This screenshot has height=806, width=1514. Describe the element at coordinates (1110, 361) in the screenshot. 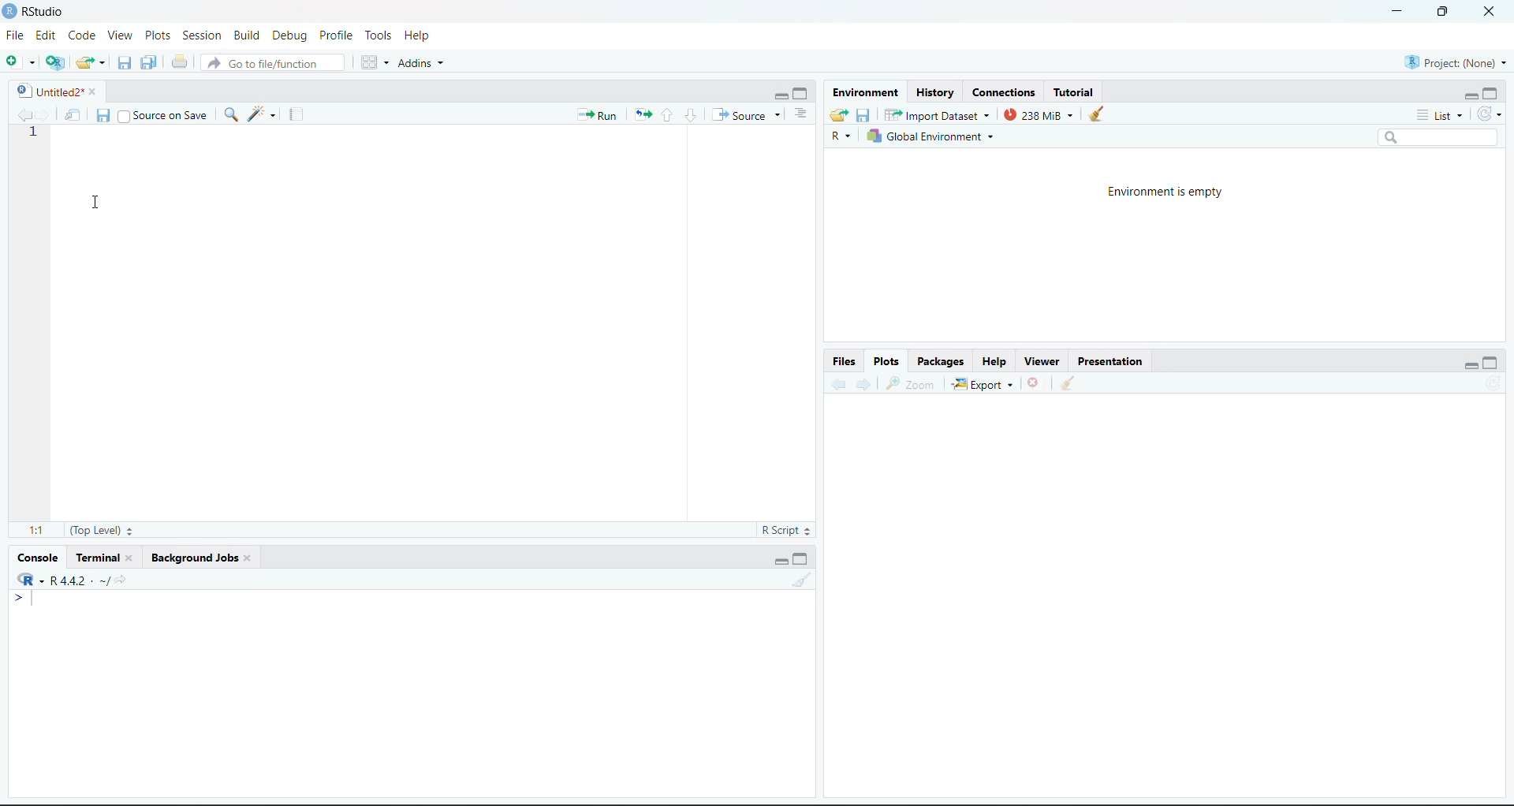

I see `Presentation` at that location.